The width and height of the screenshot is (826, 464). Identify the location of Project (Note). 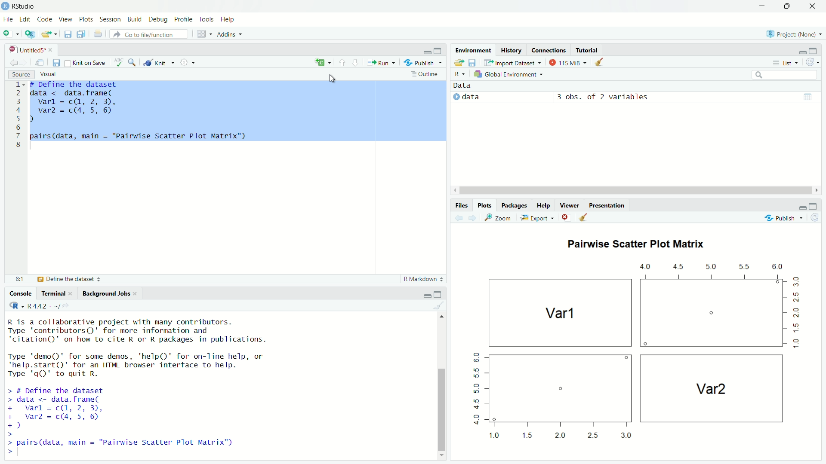
(794, 34).